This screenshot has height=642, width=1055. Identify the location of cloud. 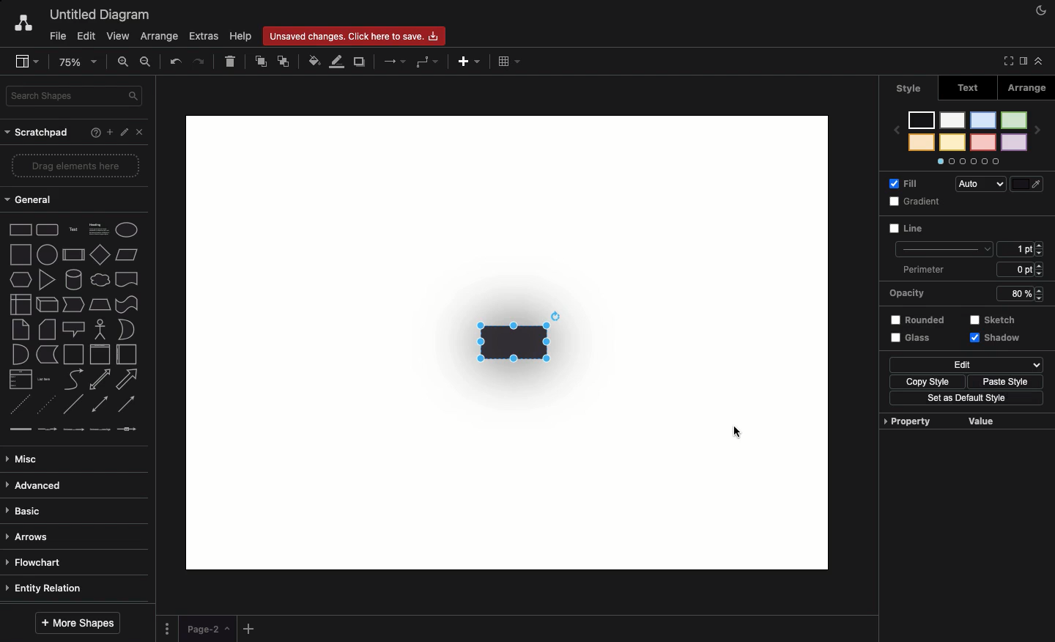
(98, 281).